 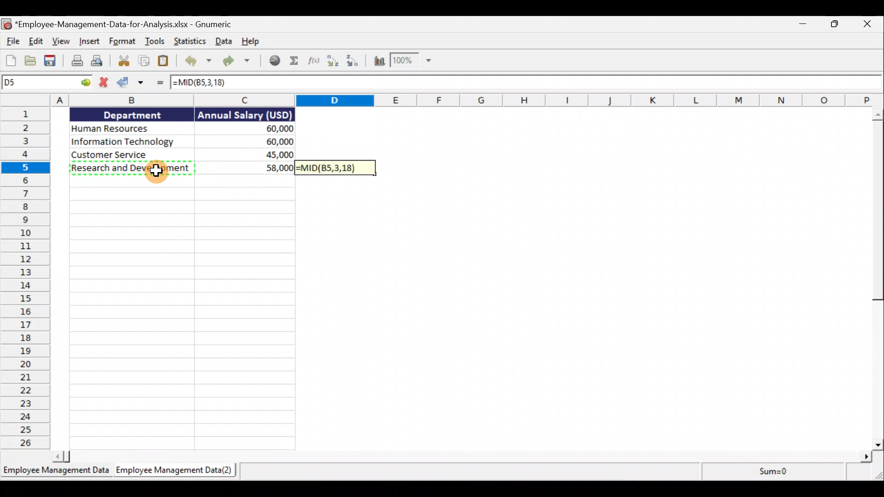 What do you see at coordinates (838, 25) in the screenshot?
I see `Maximise` at bounding box center [838, 25].